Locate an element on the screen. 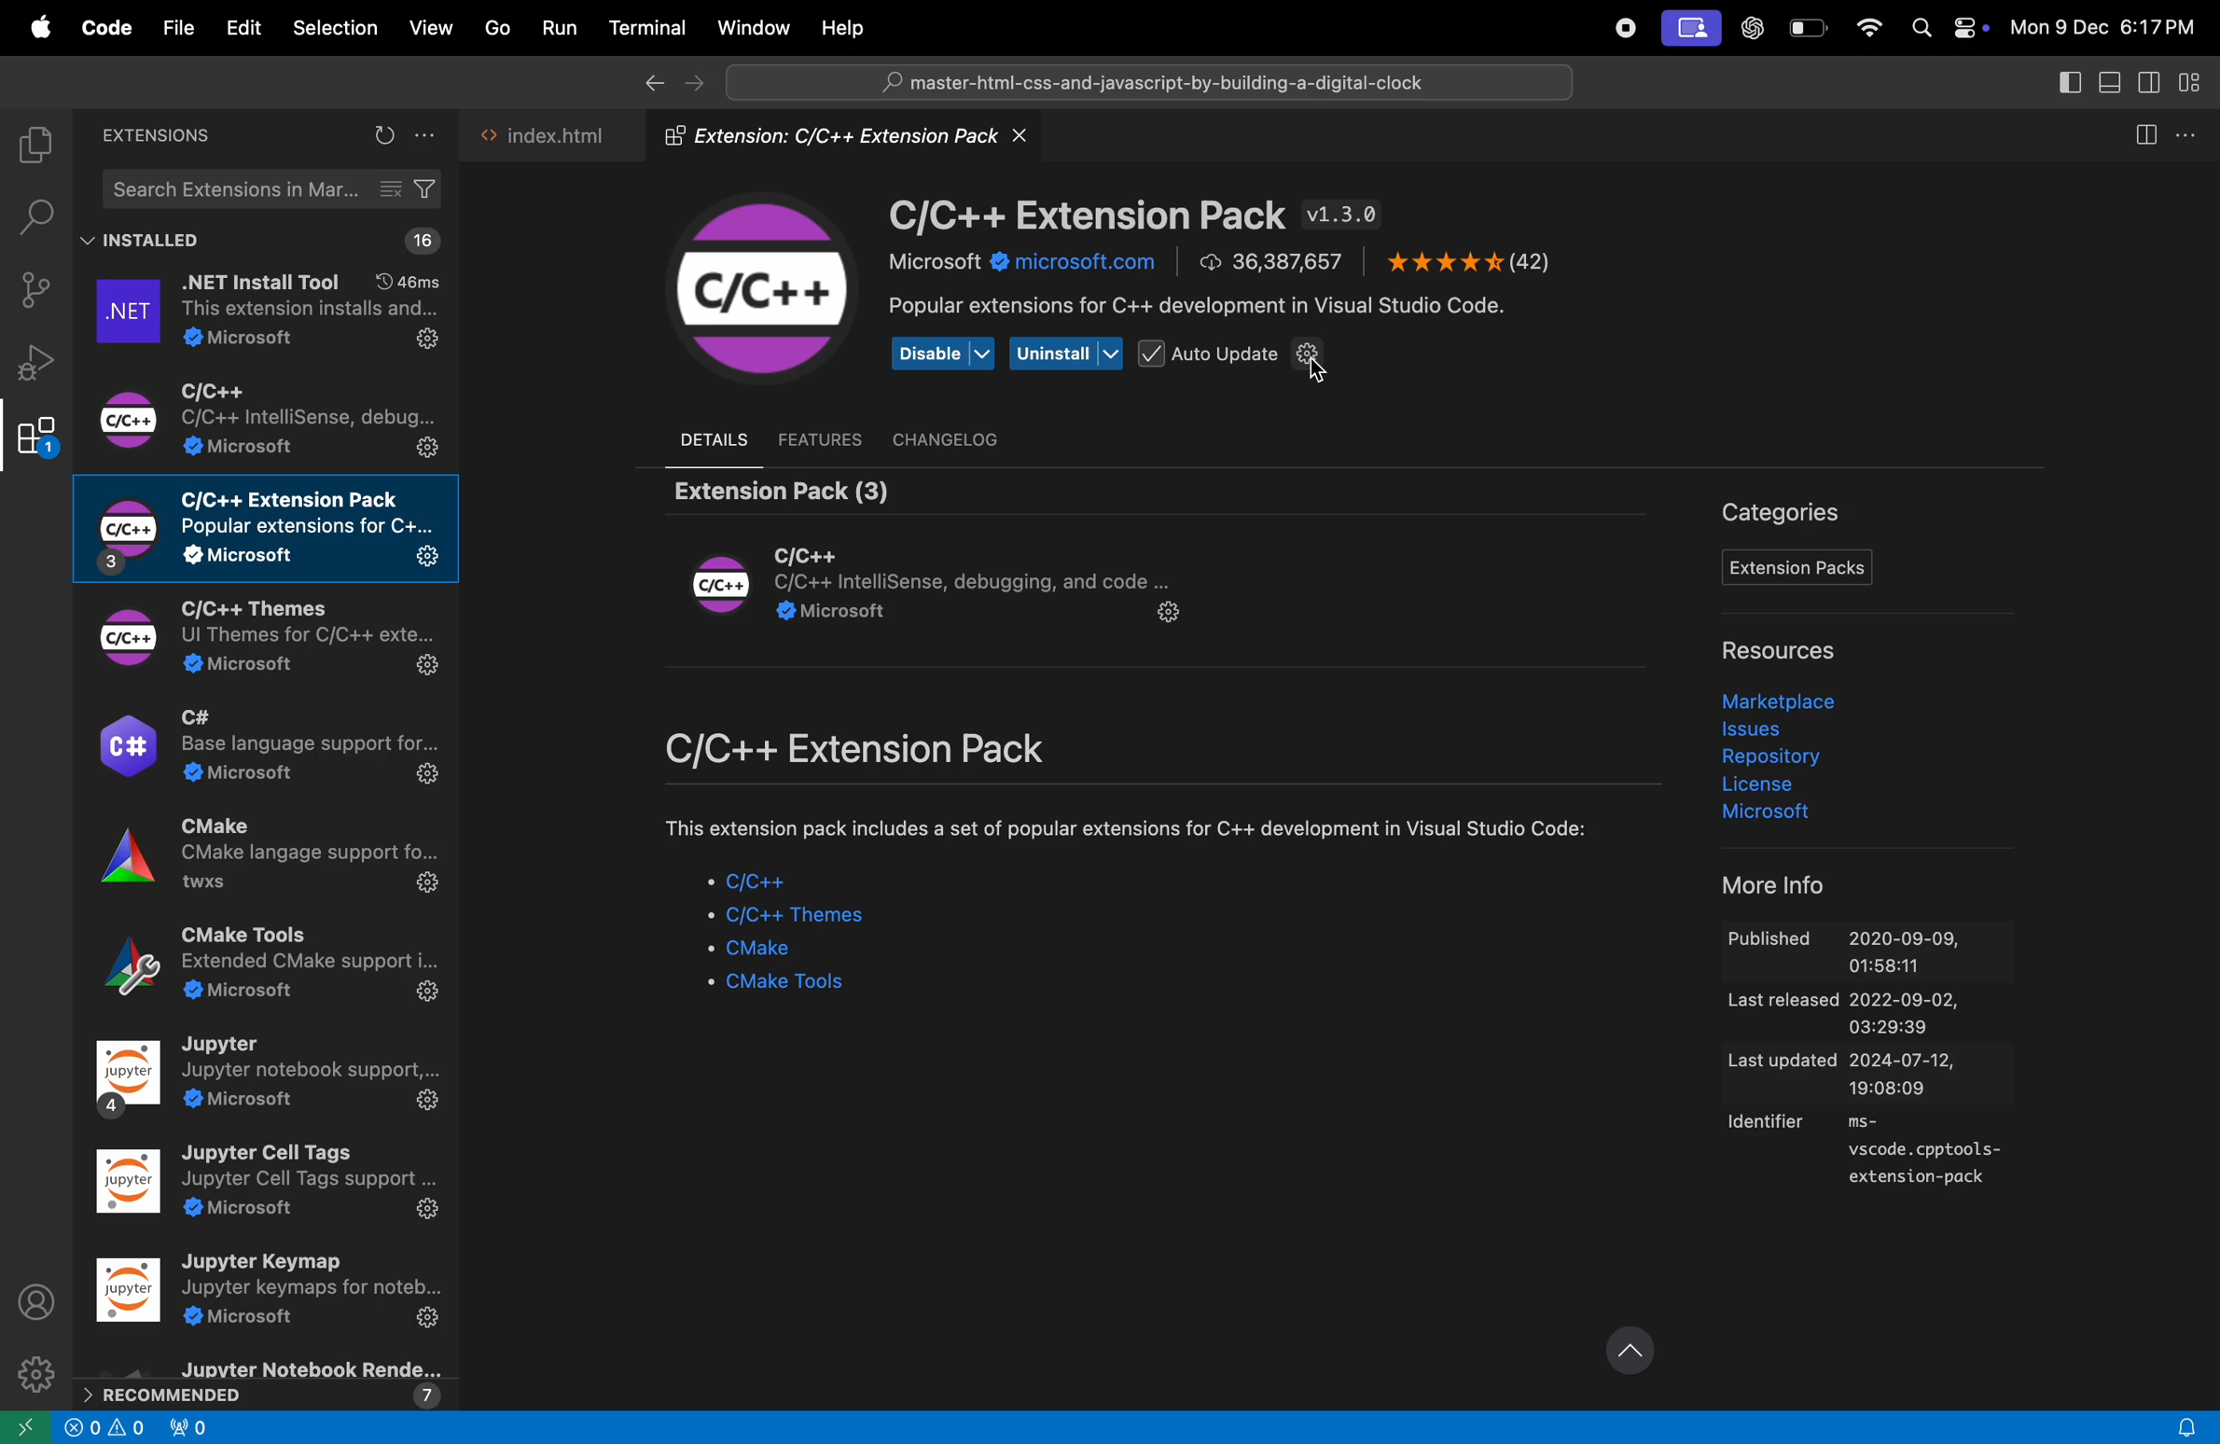 The height and width of the screenshot is (1444, 2220). customize layout is located at coordinates (2197, 81).